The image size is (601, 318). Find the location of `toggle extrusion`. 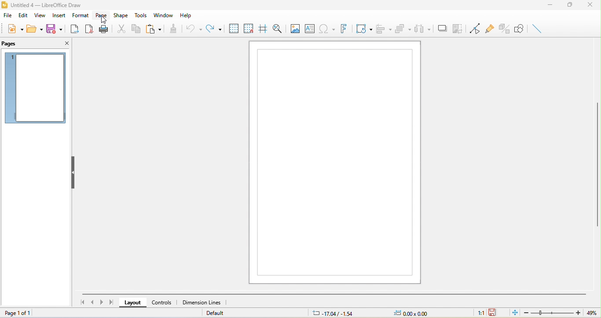

toggle extrusion is located at coordinates (503, 28).